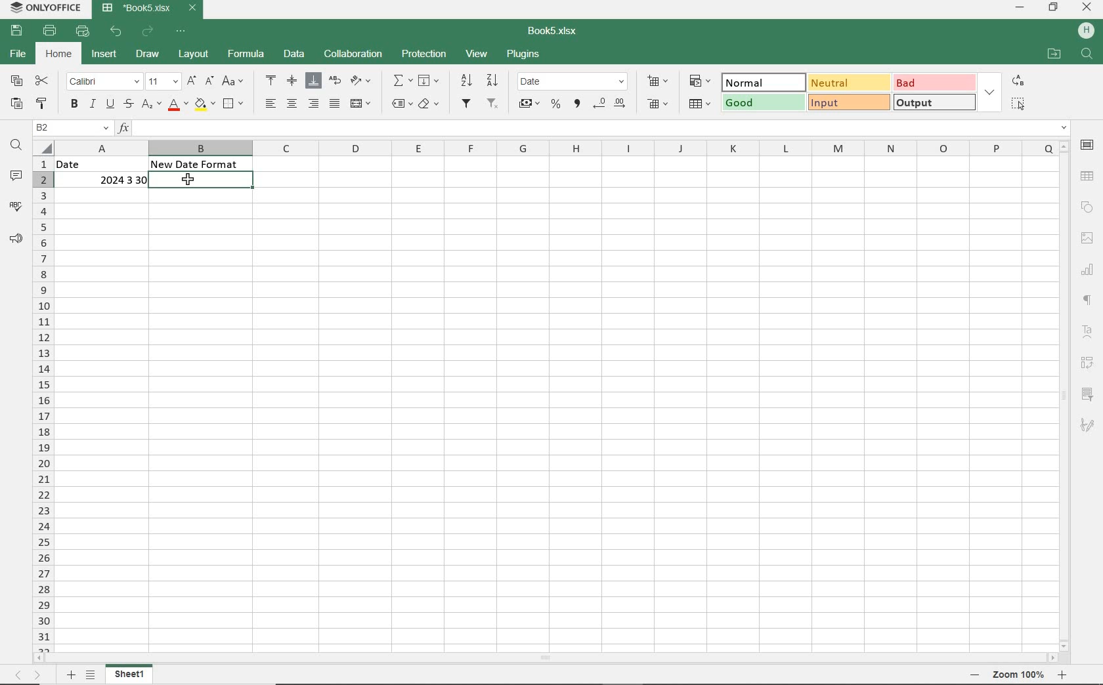 The width and height of the screenshot is (1103, 685). Describe the element at coordinates (658, 104) in the screenshot. I see `DELETE CELLS` at that location.